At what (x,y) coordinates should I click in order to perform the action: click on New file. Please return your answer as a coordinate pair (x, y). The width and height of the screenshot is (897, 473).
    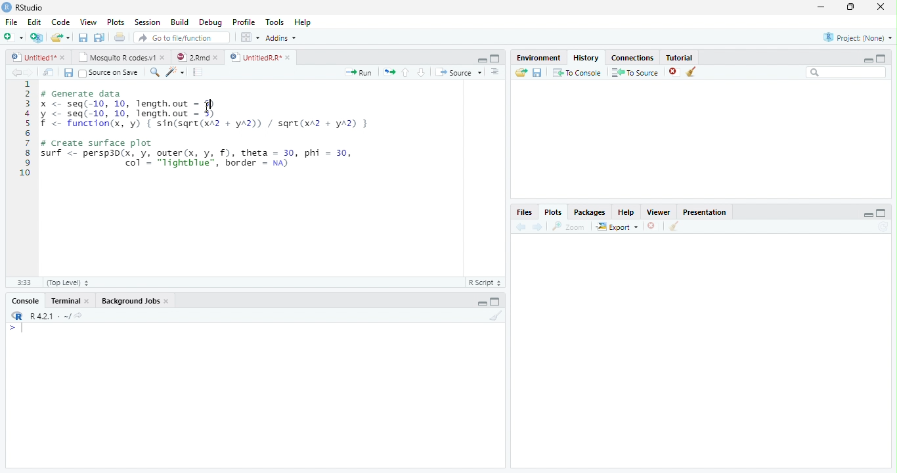
    Looking at the image, I should click on (12, 37).